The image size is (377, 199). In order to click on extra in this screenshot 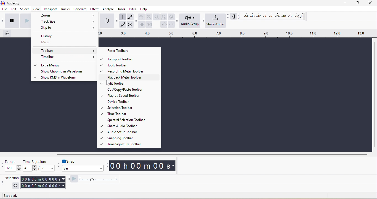, I will do `click(132, 9)`.